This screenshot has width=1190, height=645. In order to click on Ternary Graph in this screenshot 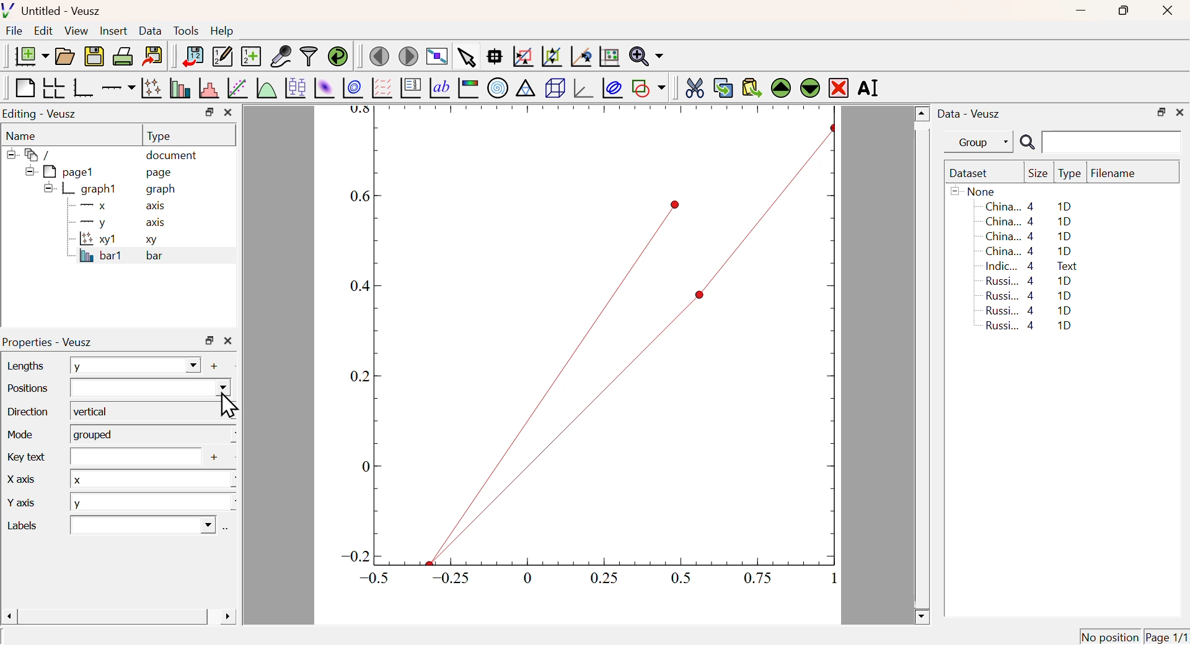, I will do `click(525, 87)`.